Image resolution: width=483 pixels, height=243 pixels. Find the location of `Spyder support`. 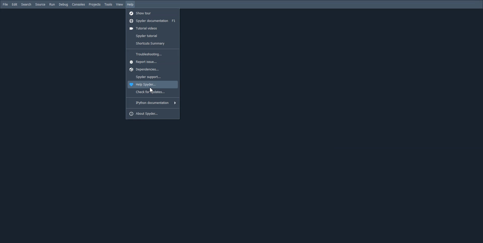

Spyder support is located at coordinates (152, 77).